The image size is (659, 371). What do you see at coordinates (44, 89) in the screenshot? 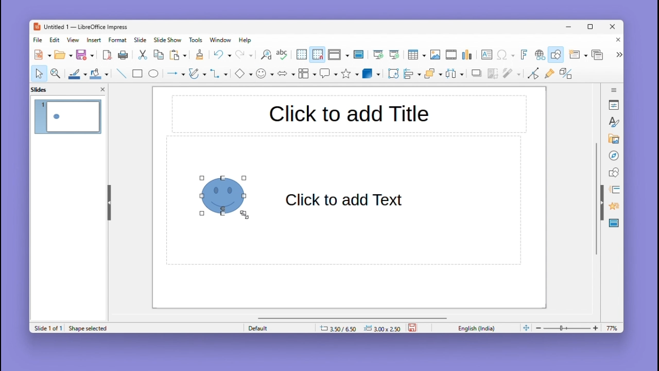
I see `Slides` at bounding box center [44, 89].